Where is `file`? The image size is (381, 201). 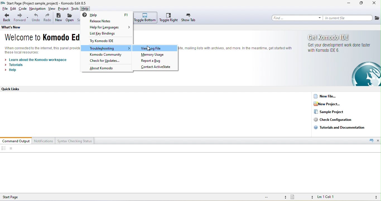 file is located at coordinates (377, 18).